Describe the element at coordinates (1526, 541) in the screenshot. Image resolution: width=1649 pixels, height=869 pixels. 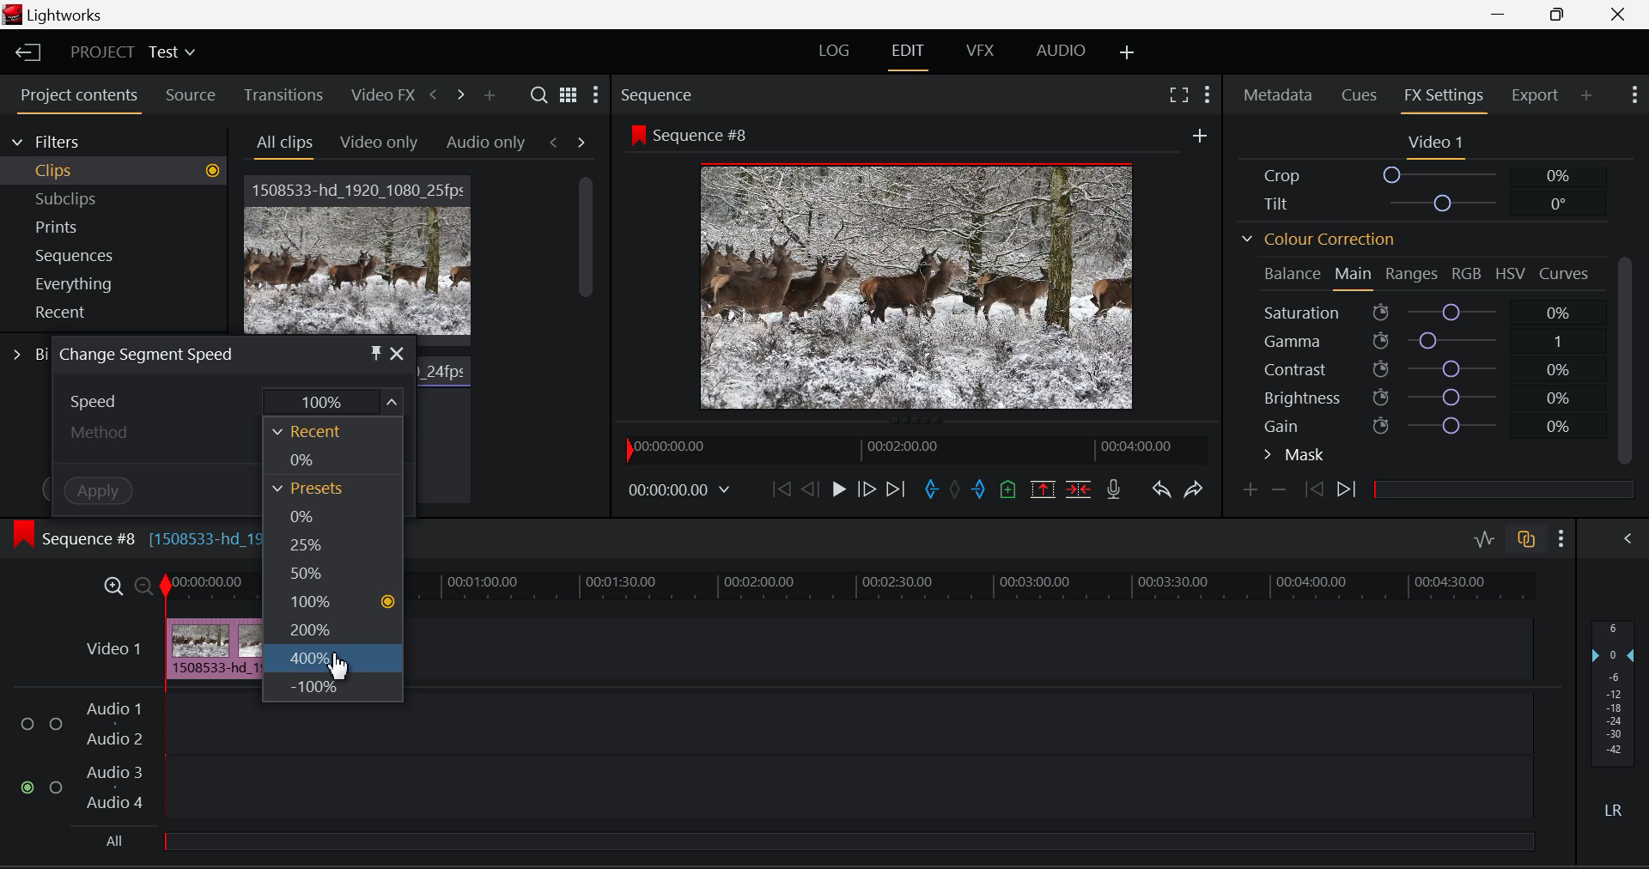
I see `Auto Track Sync` at that location.